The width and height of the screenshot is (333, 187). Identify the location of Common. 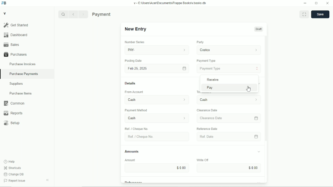
(27, 103).